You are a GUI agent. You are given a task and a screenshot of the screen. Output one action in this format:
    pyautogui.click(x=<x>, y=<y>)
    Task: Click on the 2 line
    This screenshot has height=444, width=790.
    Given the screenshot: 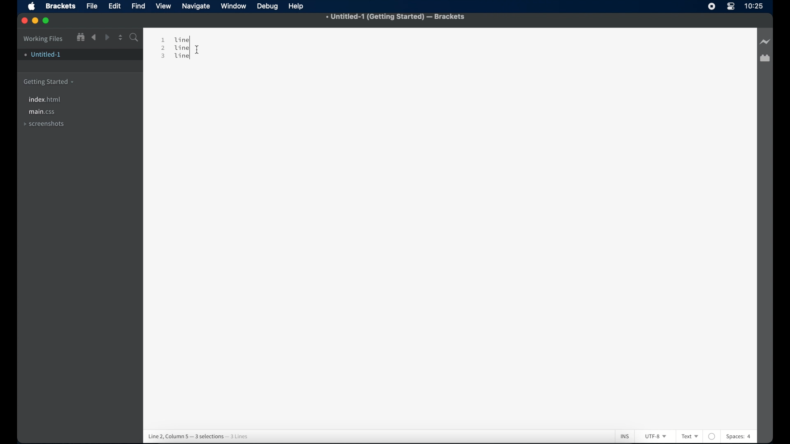 What is the action you would take?
    pyautogui.click(x=177, y=49)
    